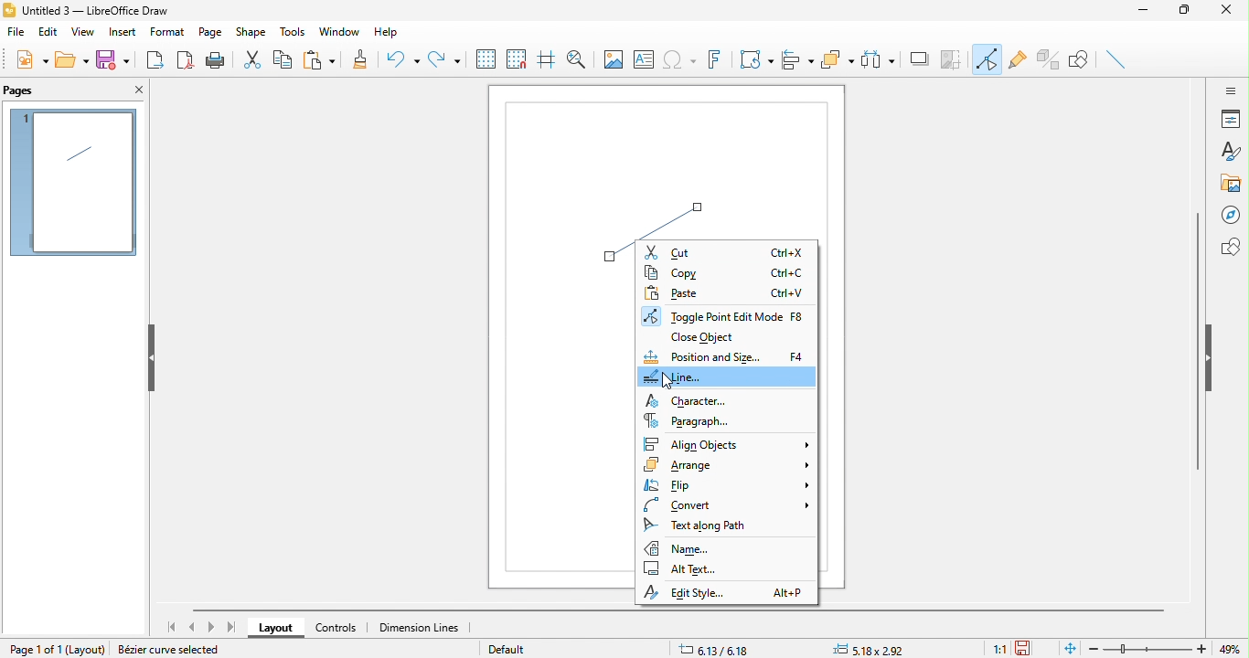 The height and width of the screenshot is (658, 1249). Describe the element at coordinates (708, 336) in the screenshot. I see `close object` at that location.